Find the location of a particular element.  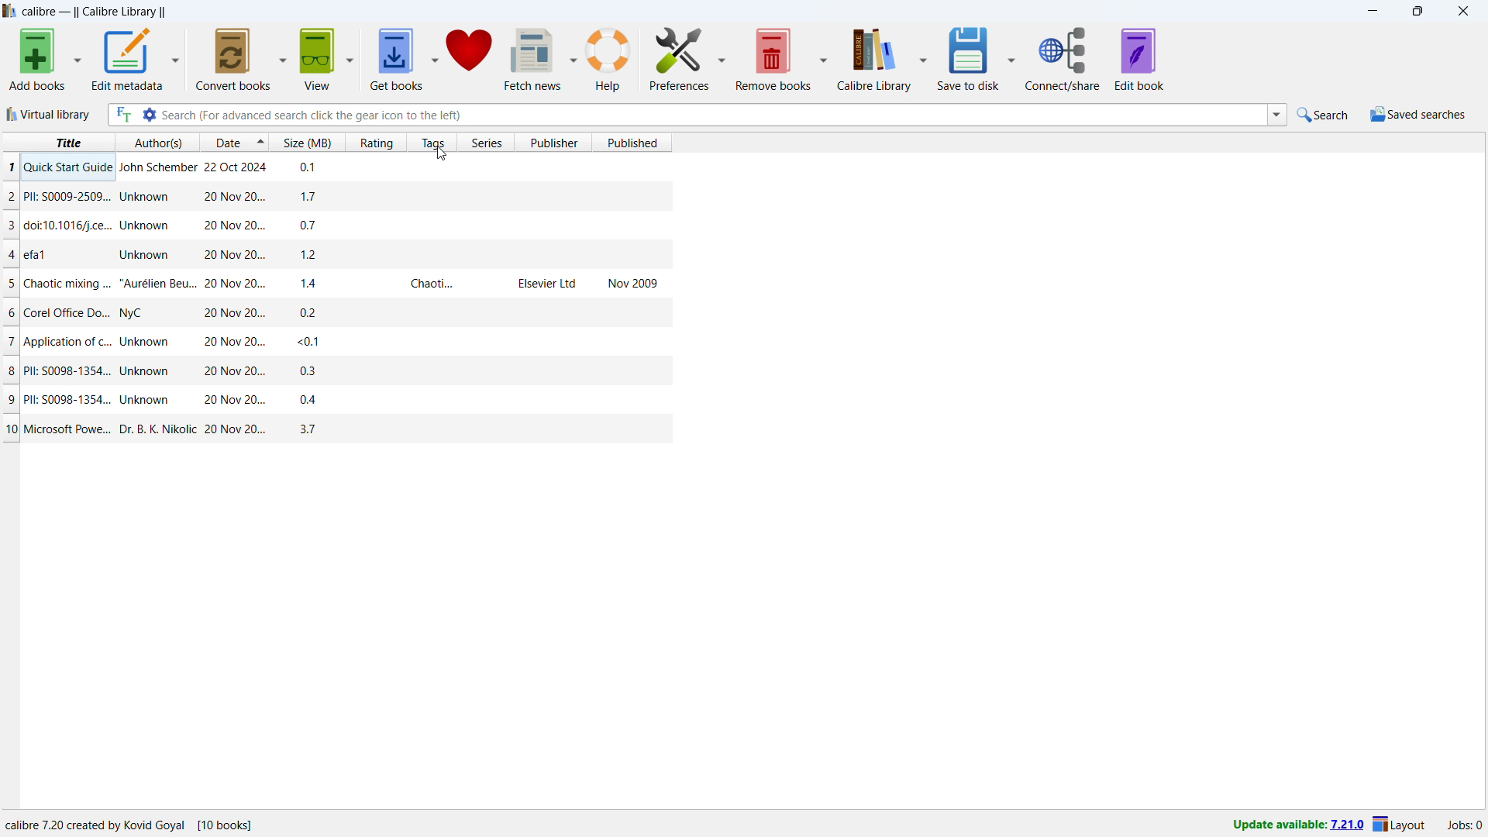

fetch news options is located at coordinates (573, 58).